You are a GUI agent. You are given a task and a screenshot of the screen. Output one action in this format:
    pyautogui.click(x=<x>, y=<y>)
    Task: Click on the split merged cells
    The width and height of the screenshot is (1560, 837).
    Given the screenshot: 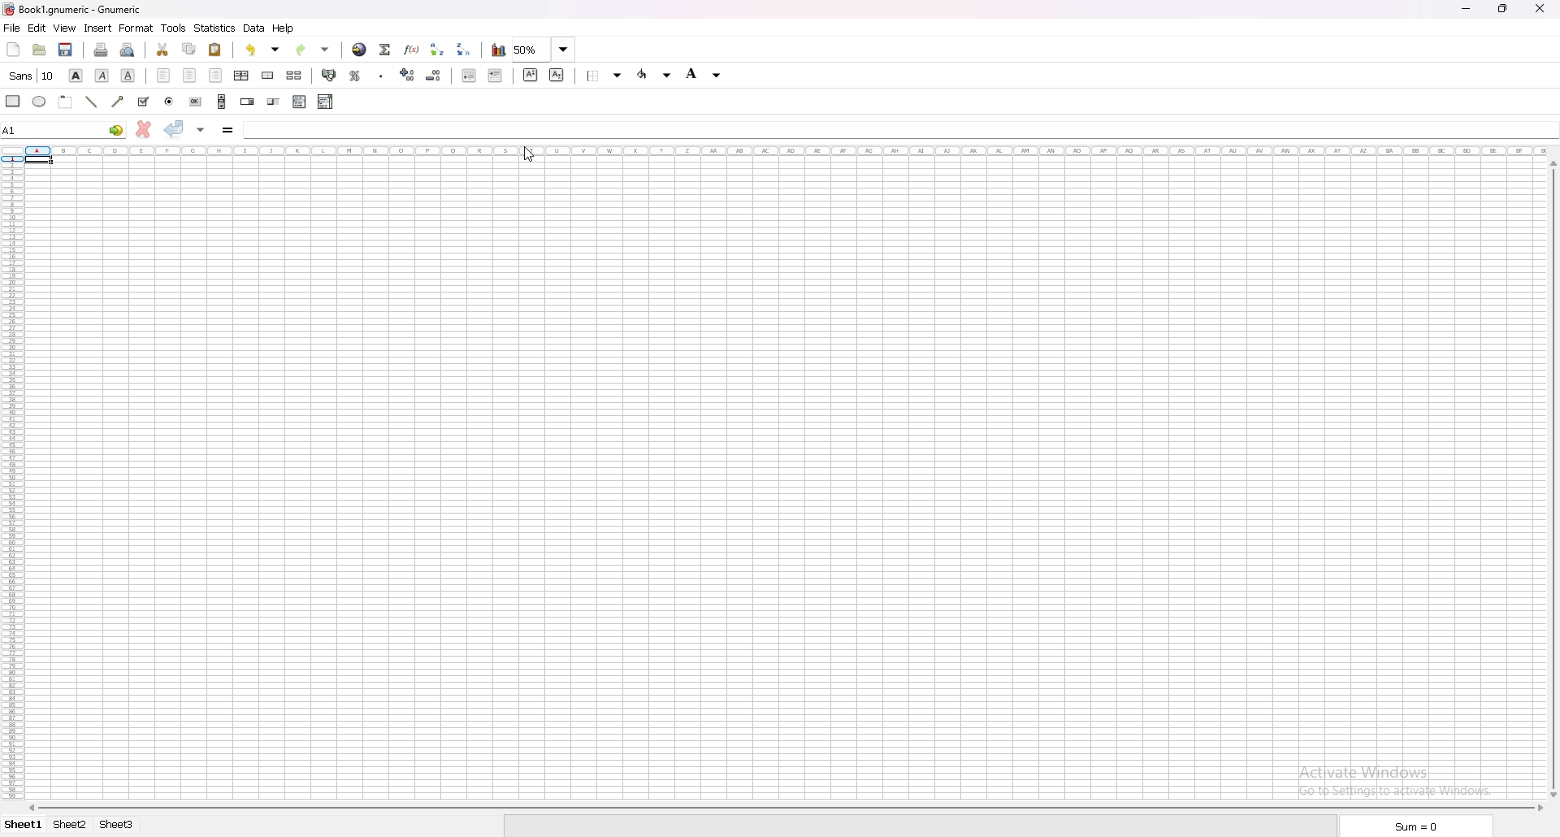 What is the action you would take?
    pyautogui.click(x=294, y=75)
    